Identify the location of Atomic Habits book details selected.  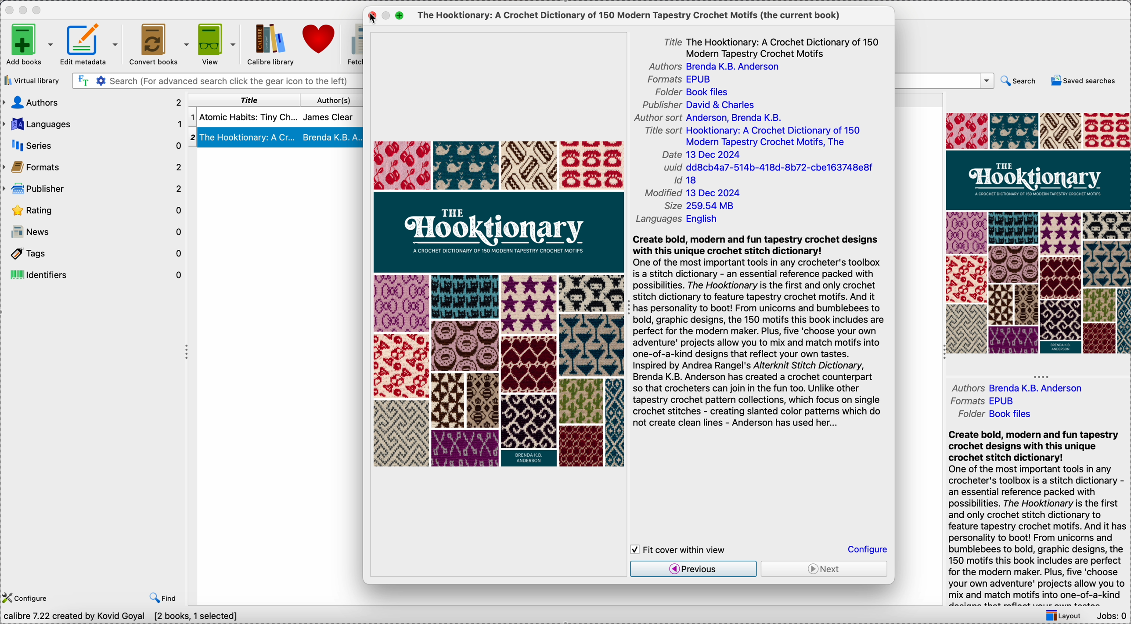
(277, 118).